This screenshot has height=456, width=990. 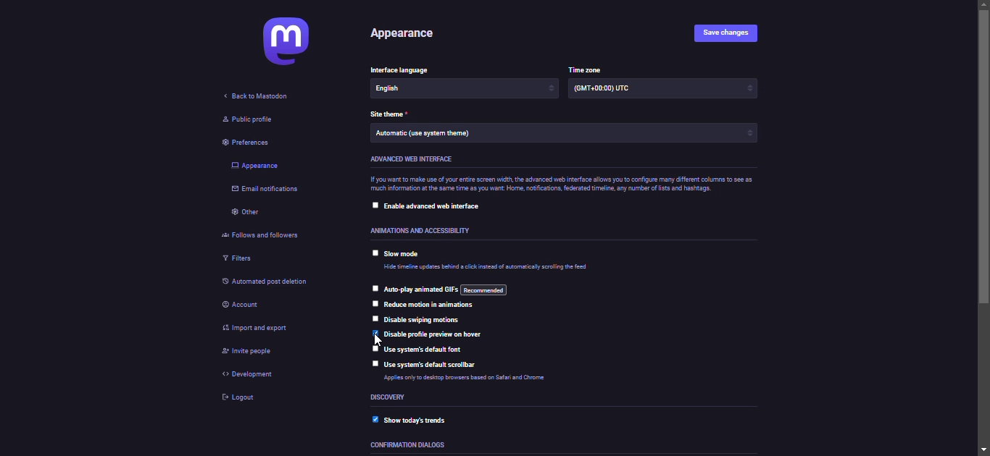 I want to click on enabled, so click(x=375, y=332).